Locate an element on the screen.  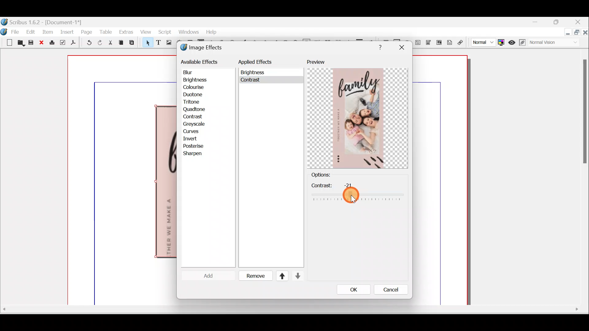
Open is located at coordinates (20, 44).